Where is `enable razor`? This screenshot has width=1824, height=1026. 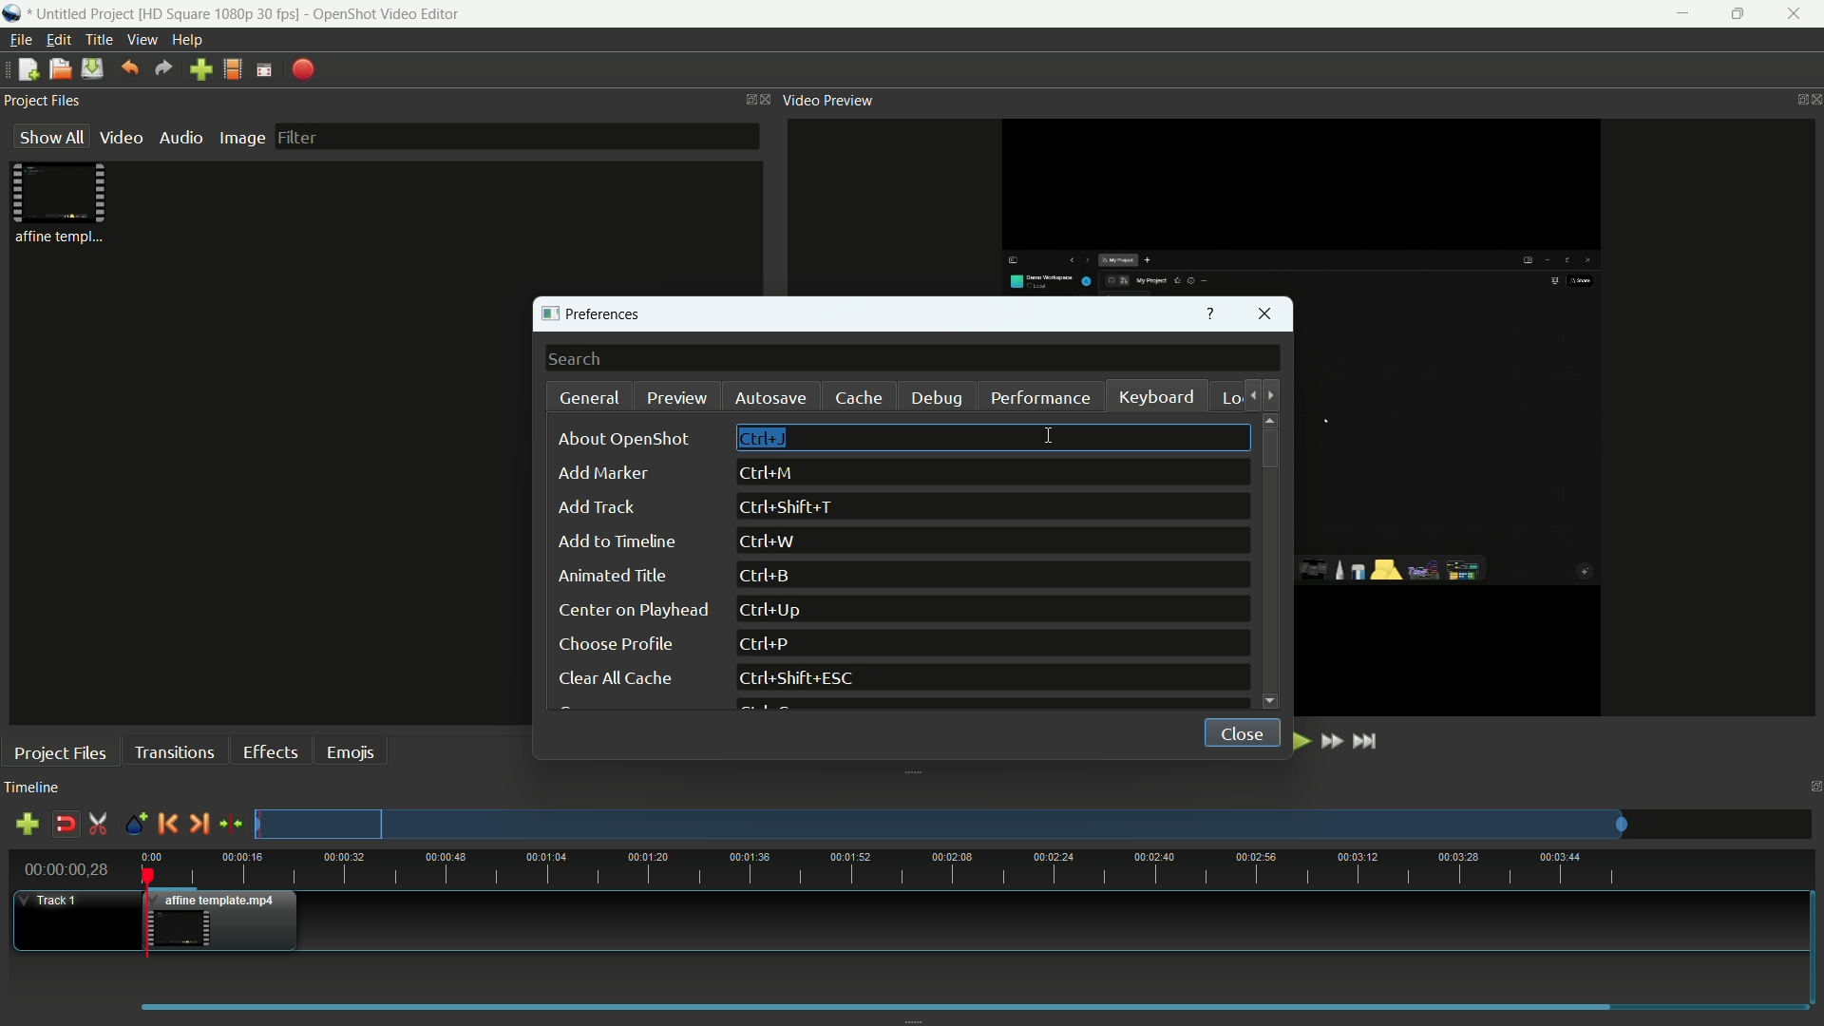
enable razor is located at coordinates (98, 825).